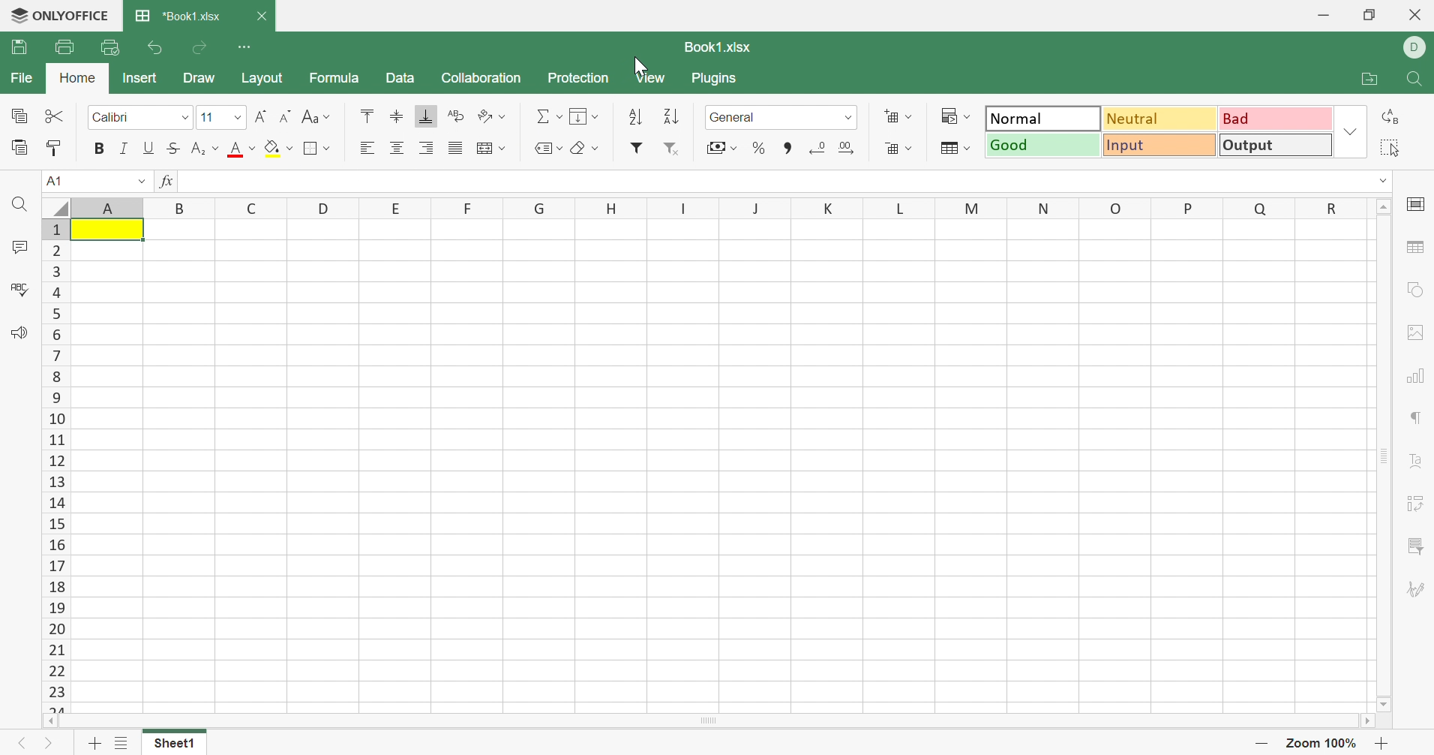 The height and width of the screenshot is (755, 1434). I want to click on DELL, so click(1415, 46).